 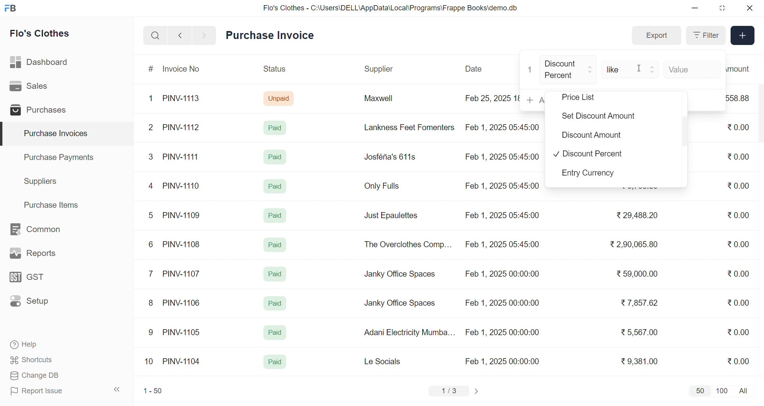 I want to click on 10, so click(x=151, y=362).